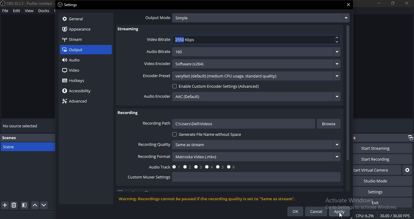 Image resolution: width=414 pixels, height=219 pixels. I want to click on recording path, so click(156, 123).